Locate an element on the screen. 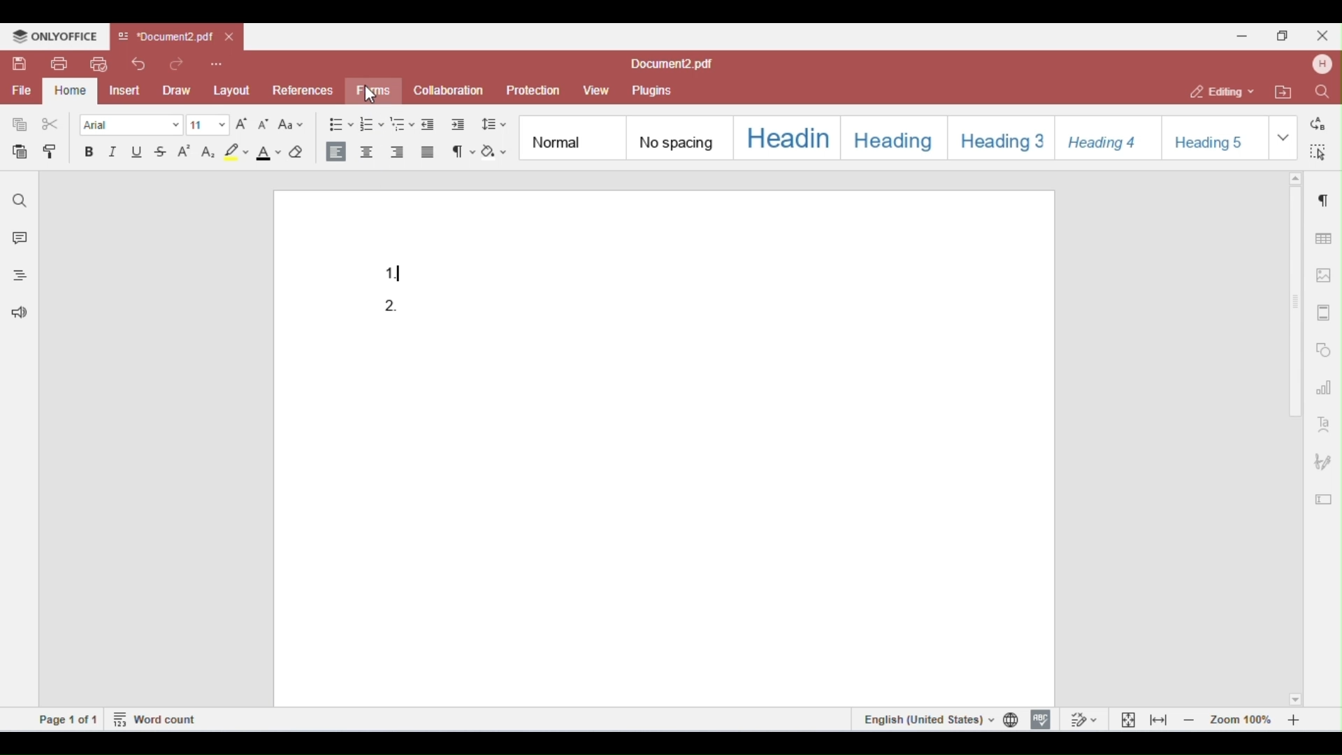 The height and width of the screenshot is (755, 1342). draw is located at coordinates (179, 89).